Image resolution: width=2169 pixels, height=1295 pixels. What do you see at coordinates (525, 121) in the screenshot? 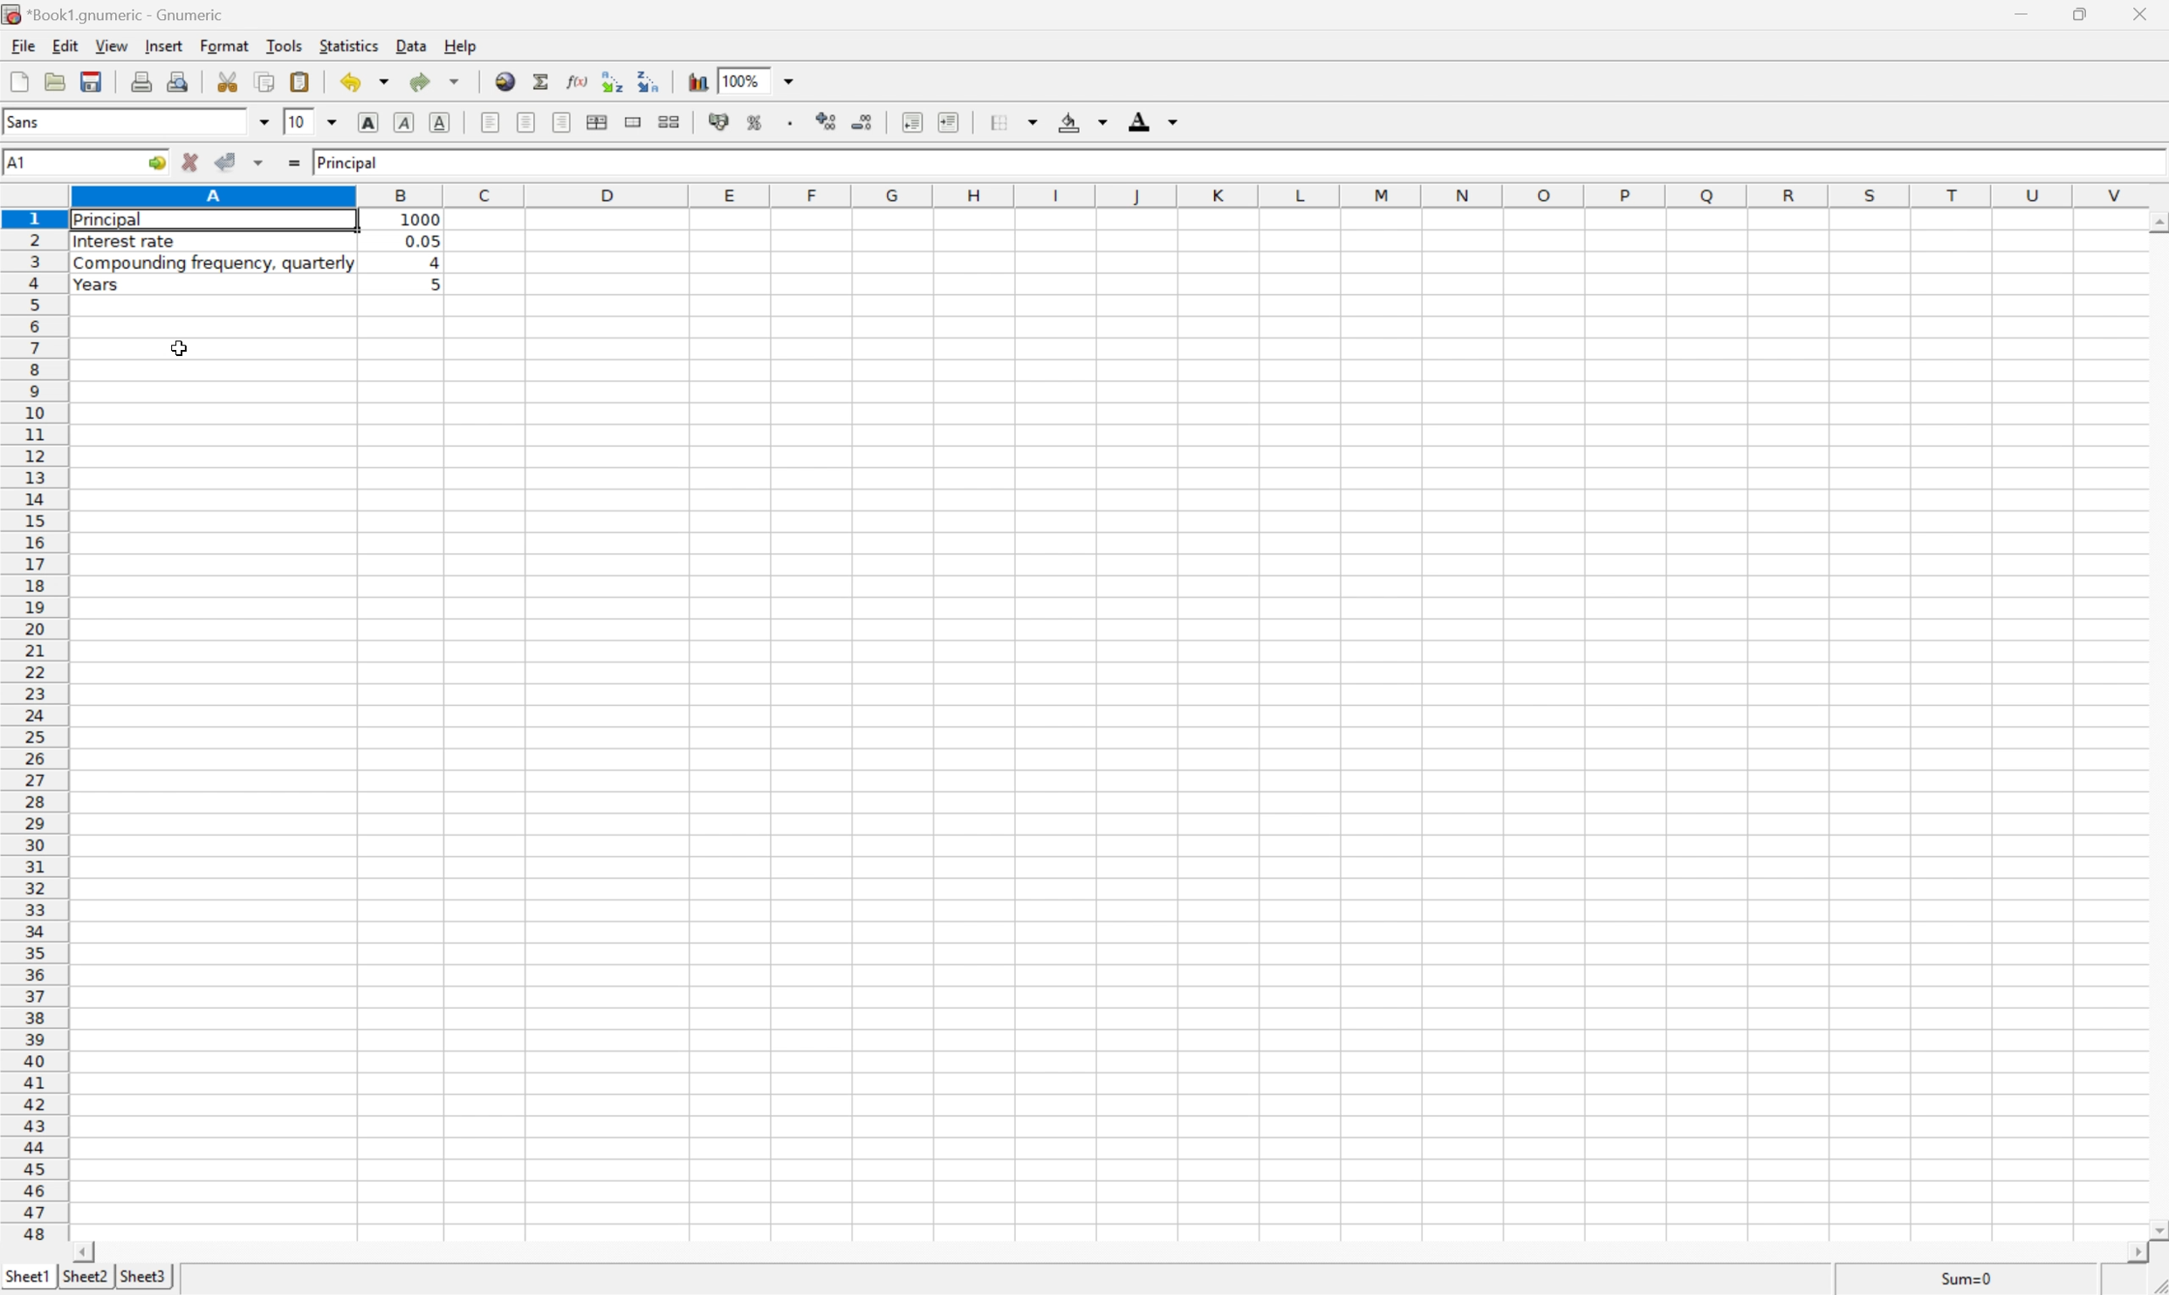
I see `center horizontally` at bounding box center [525, 121].